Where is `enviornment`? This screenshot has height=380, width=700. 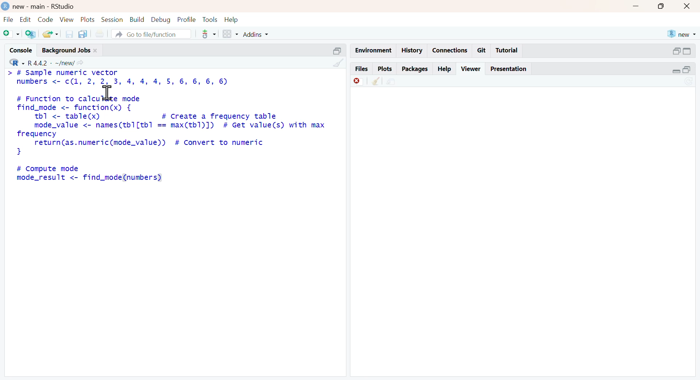
enviornment is located at coordinates (374, 50).